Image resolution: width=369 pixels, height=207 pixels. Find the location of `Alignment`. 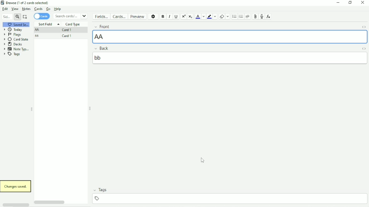

Alignment is located at coordinates (248, 17).